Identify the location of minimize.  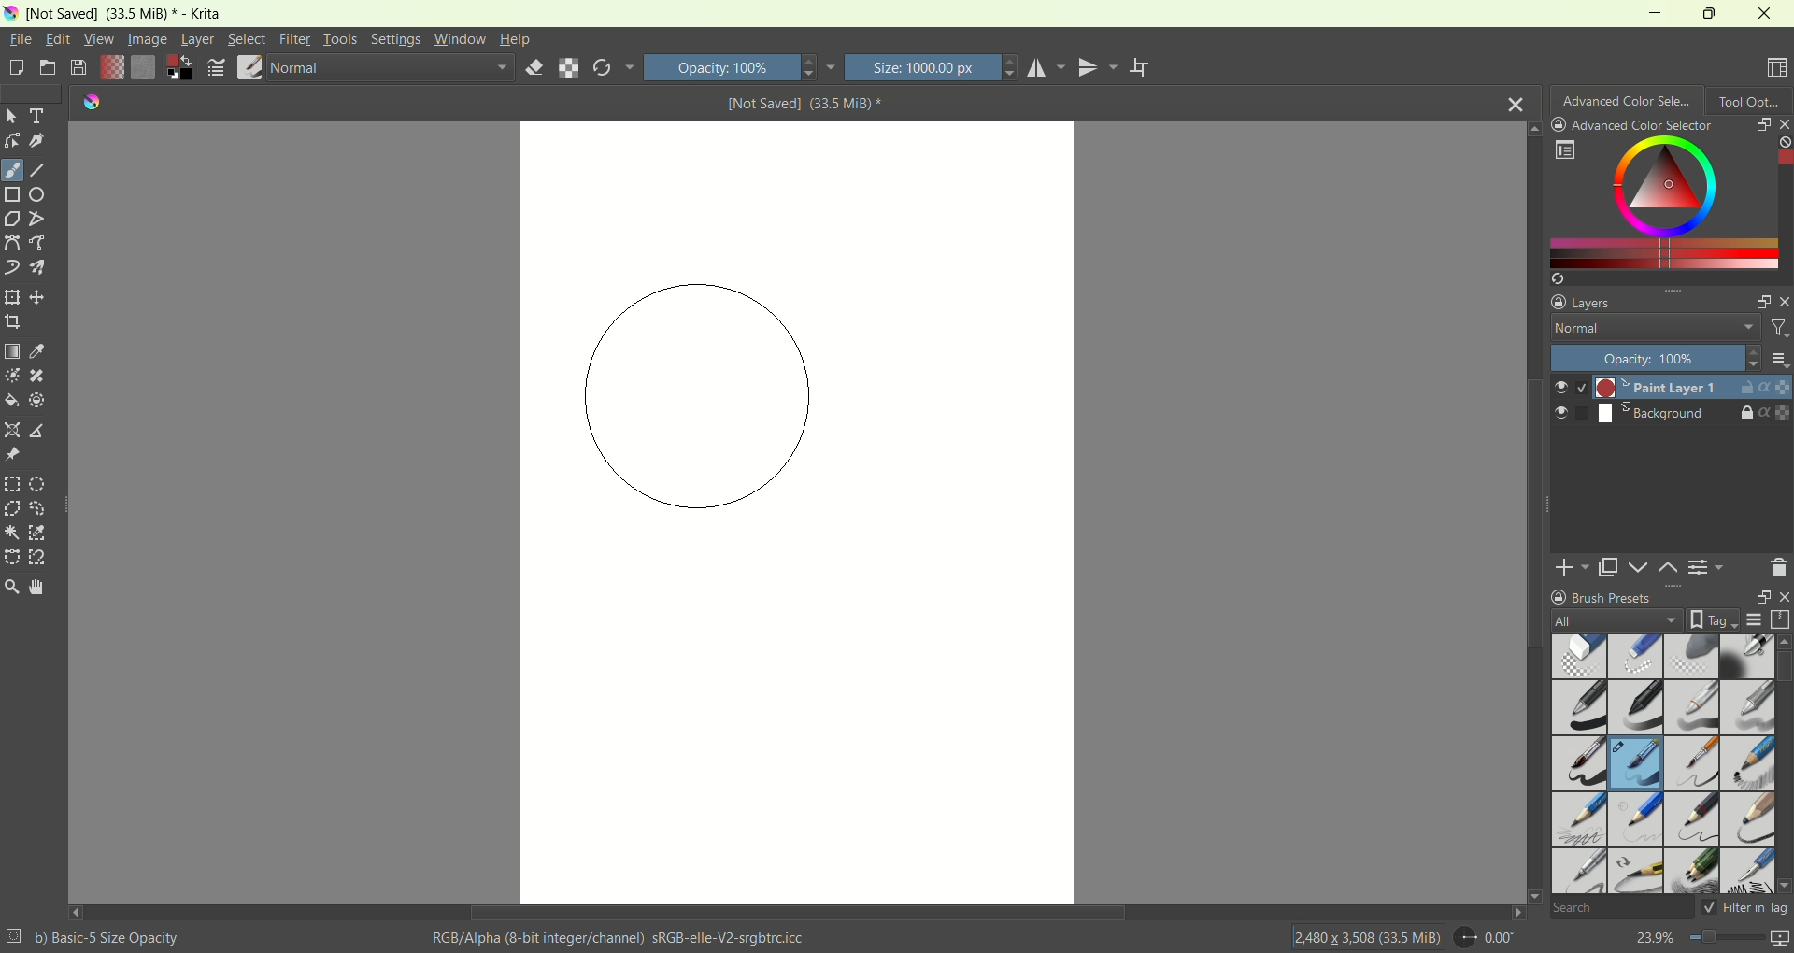
(1647, 12).